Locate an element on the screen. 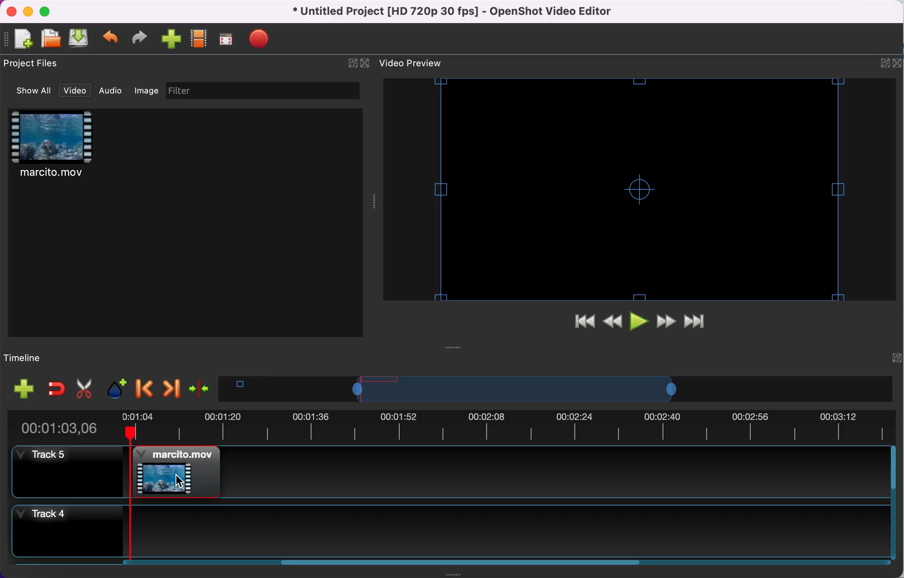 This screenshot has width=904, height=578. Vertical slide bar is located at coordinates (893, 501).